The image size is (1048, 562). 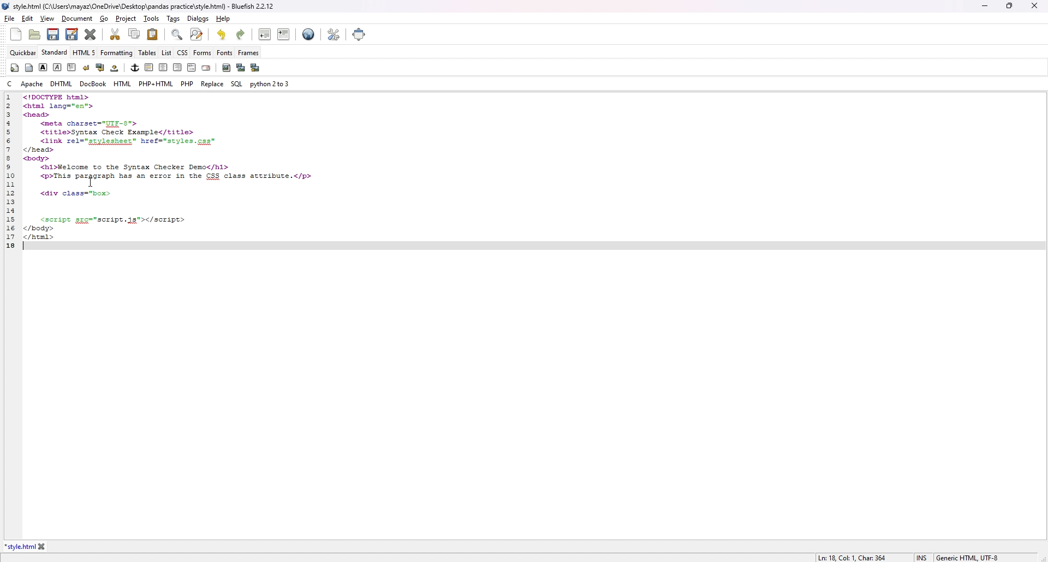 I want to click on redo, so click(x=241, y=34).